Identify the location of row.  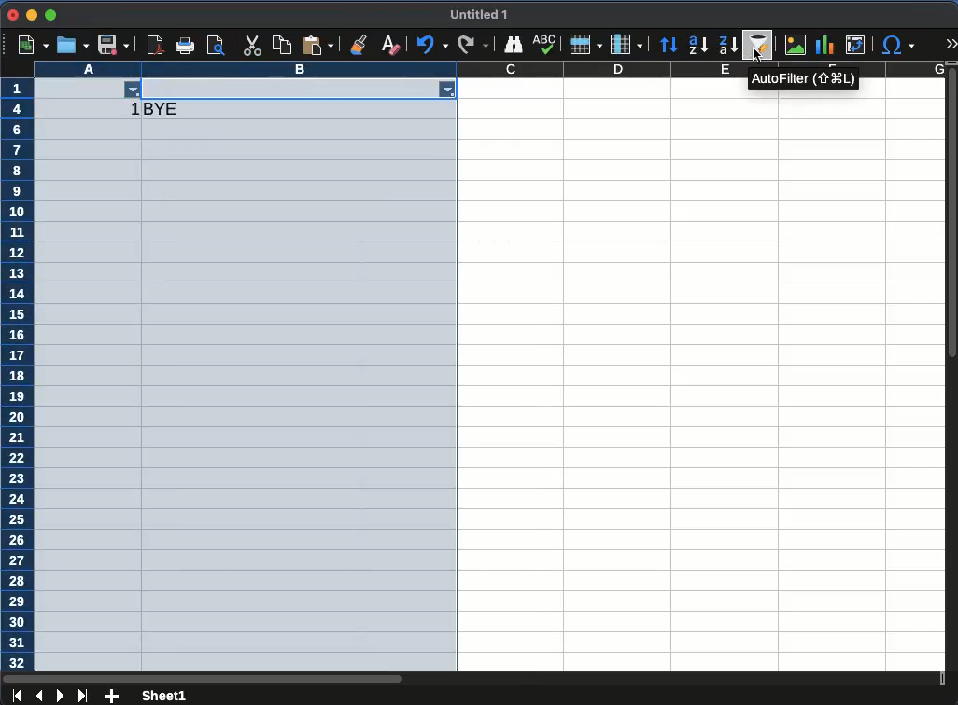
(583, 45).